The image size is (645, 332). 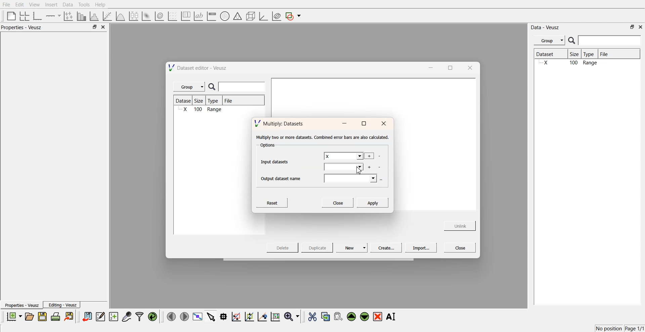 I want to click on X 100 Range, so click(x=586, y=63).